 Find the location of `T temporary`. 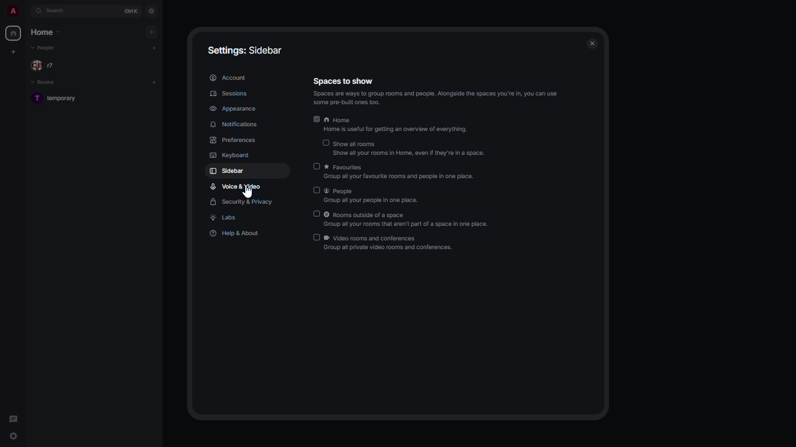

T temporary is located at coordinates (54, 100).